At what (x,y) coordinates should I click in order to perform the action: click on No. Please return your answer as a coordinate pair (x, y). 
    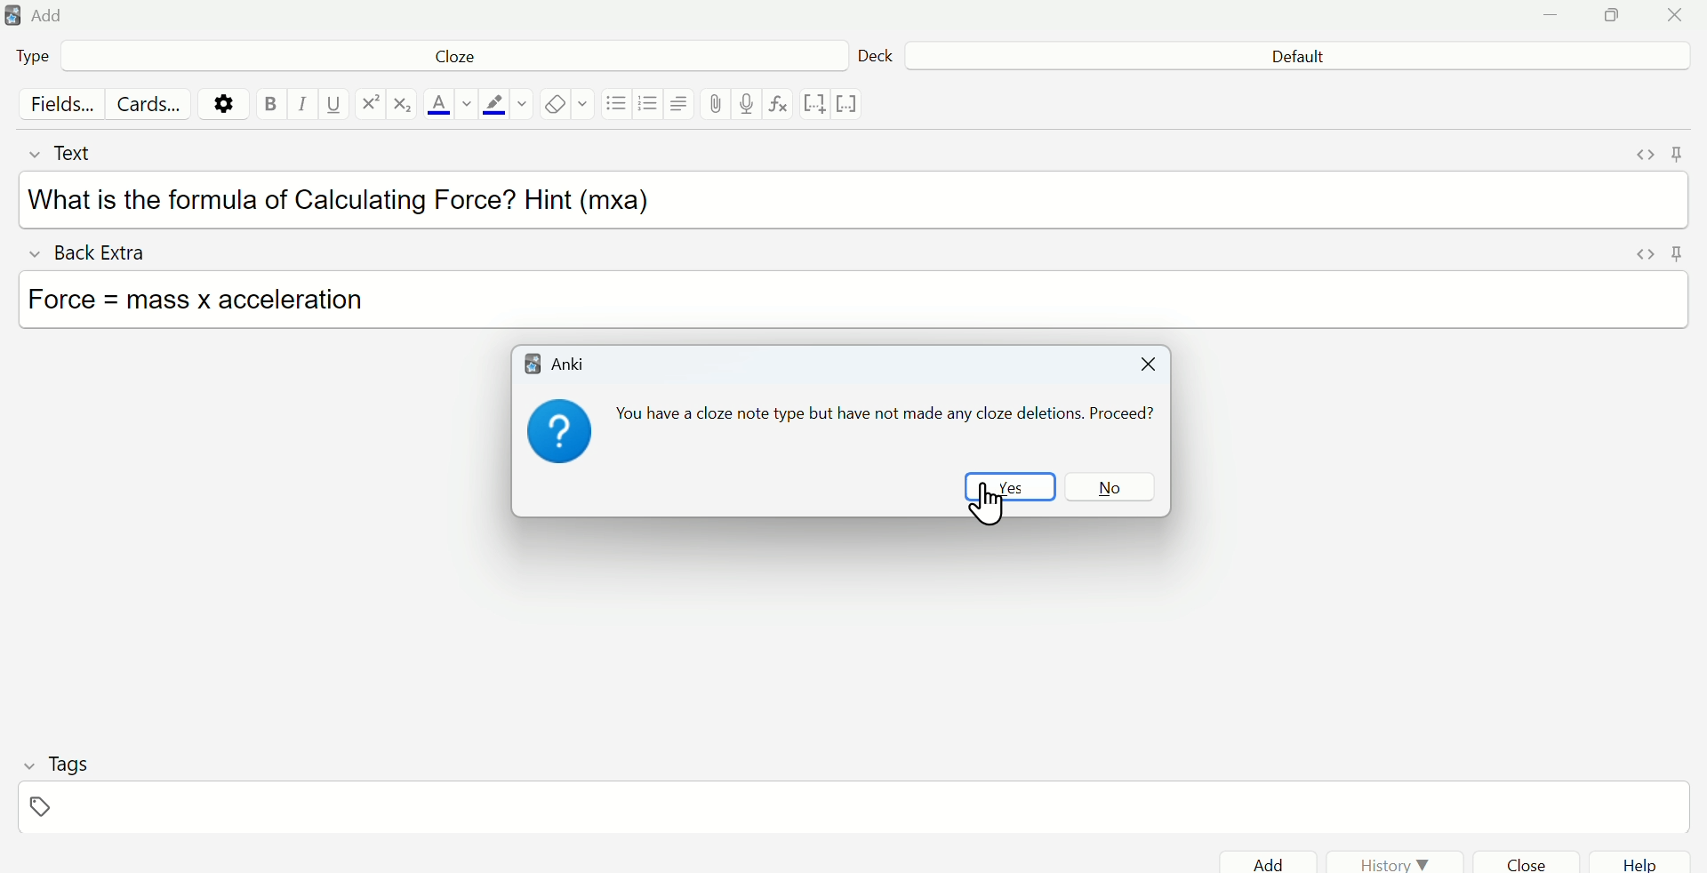
    Looking at the image, I should click on (1115, 489).